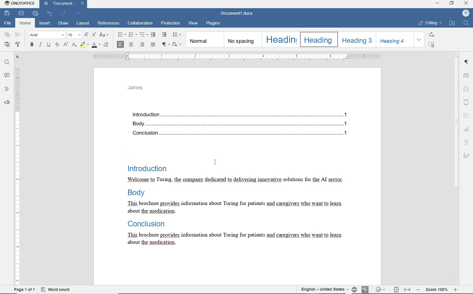 The width and height of the screenshot is (473, 294). Describe the element at coordinates (6, 89) in the screenshot. I see `headings` at that location.